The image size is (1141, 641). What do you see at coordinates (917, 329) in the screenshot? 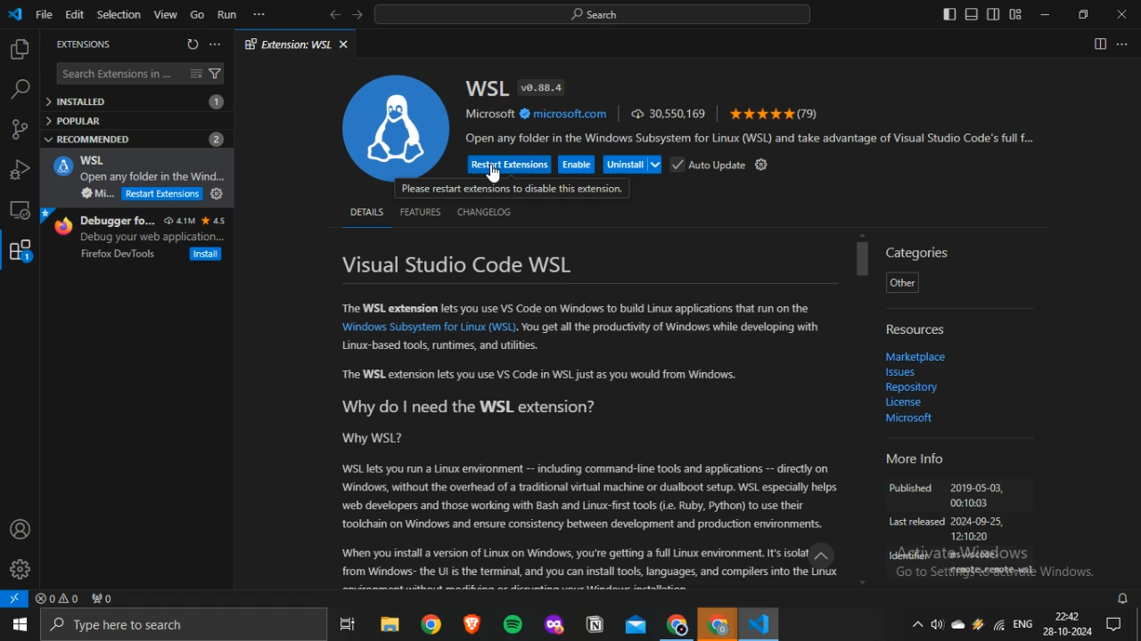
I see `Resources` at bounding box center [917, 329].